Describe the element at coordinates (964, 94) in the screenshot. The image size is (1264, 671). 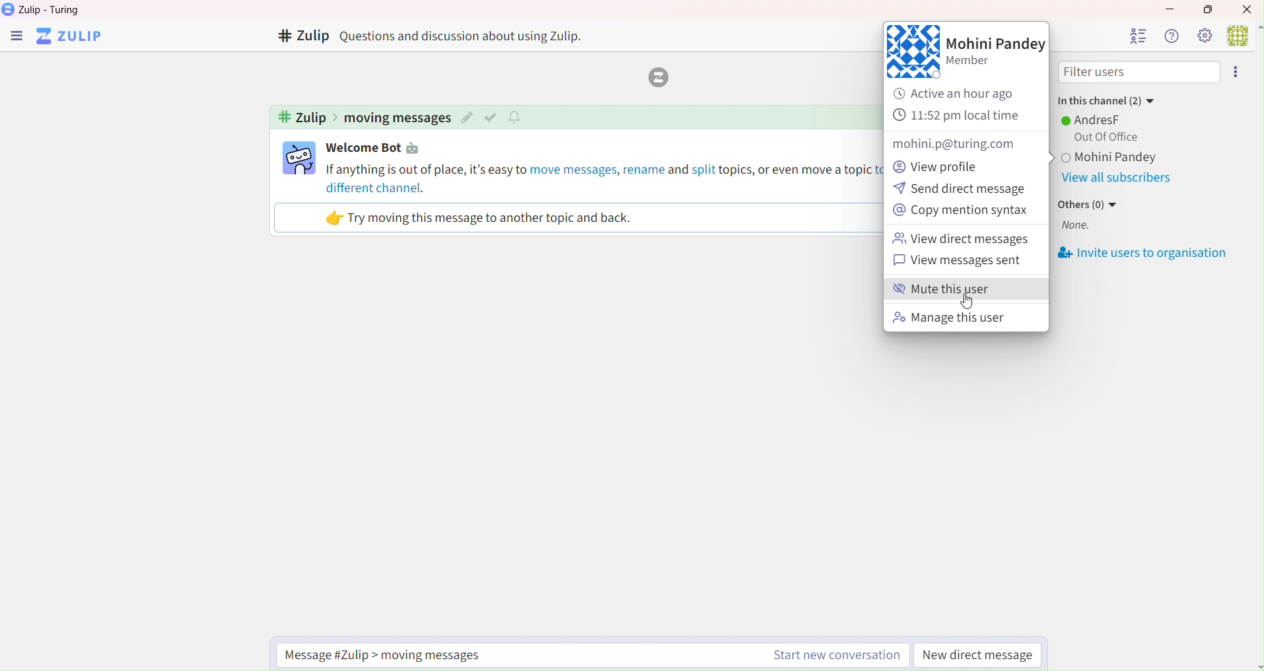
I see `Active an hour ago` at that location.